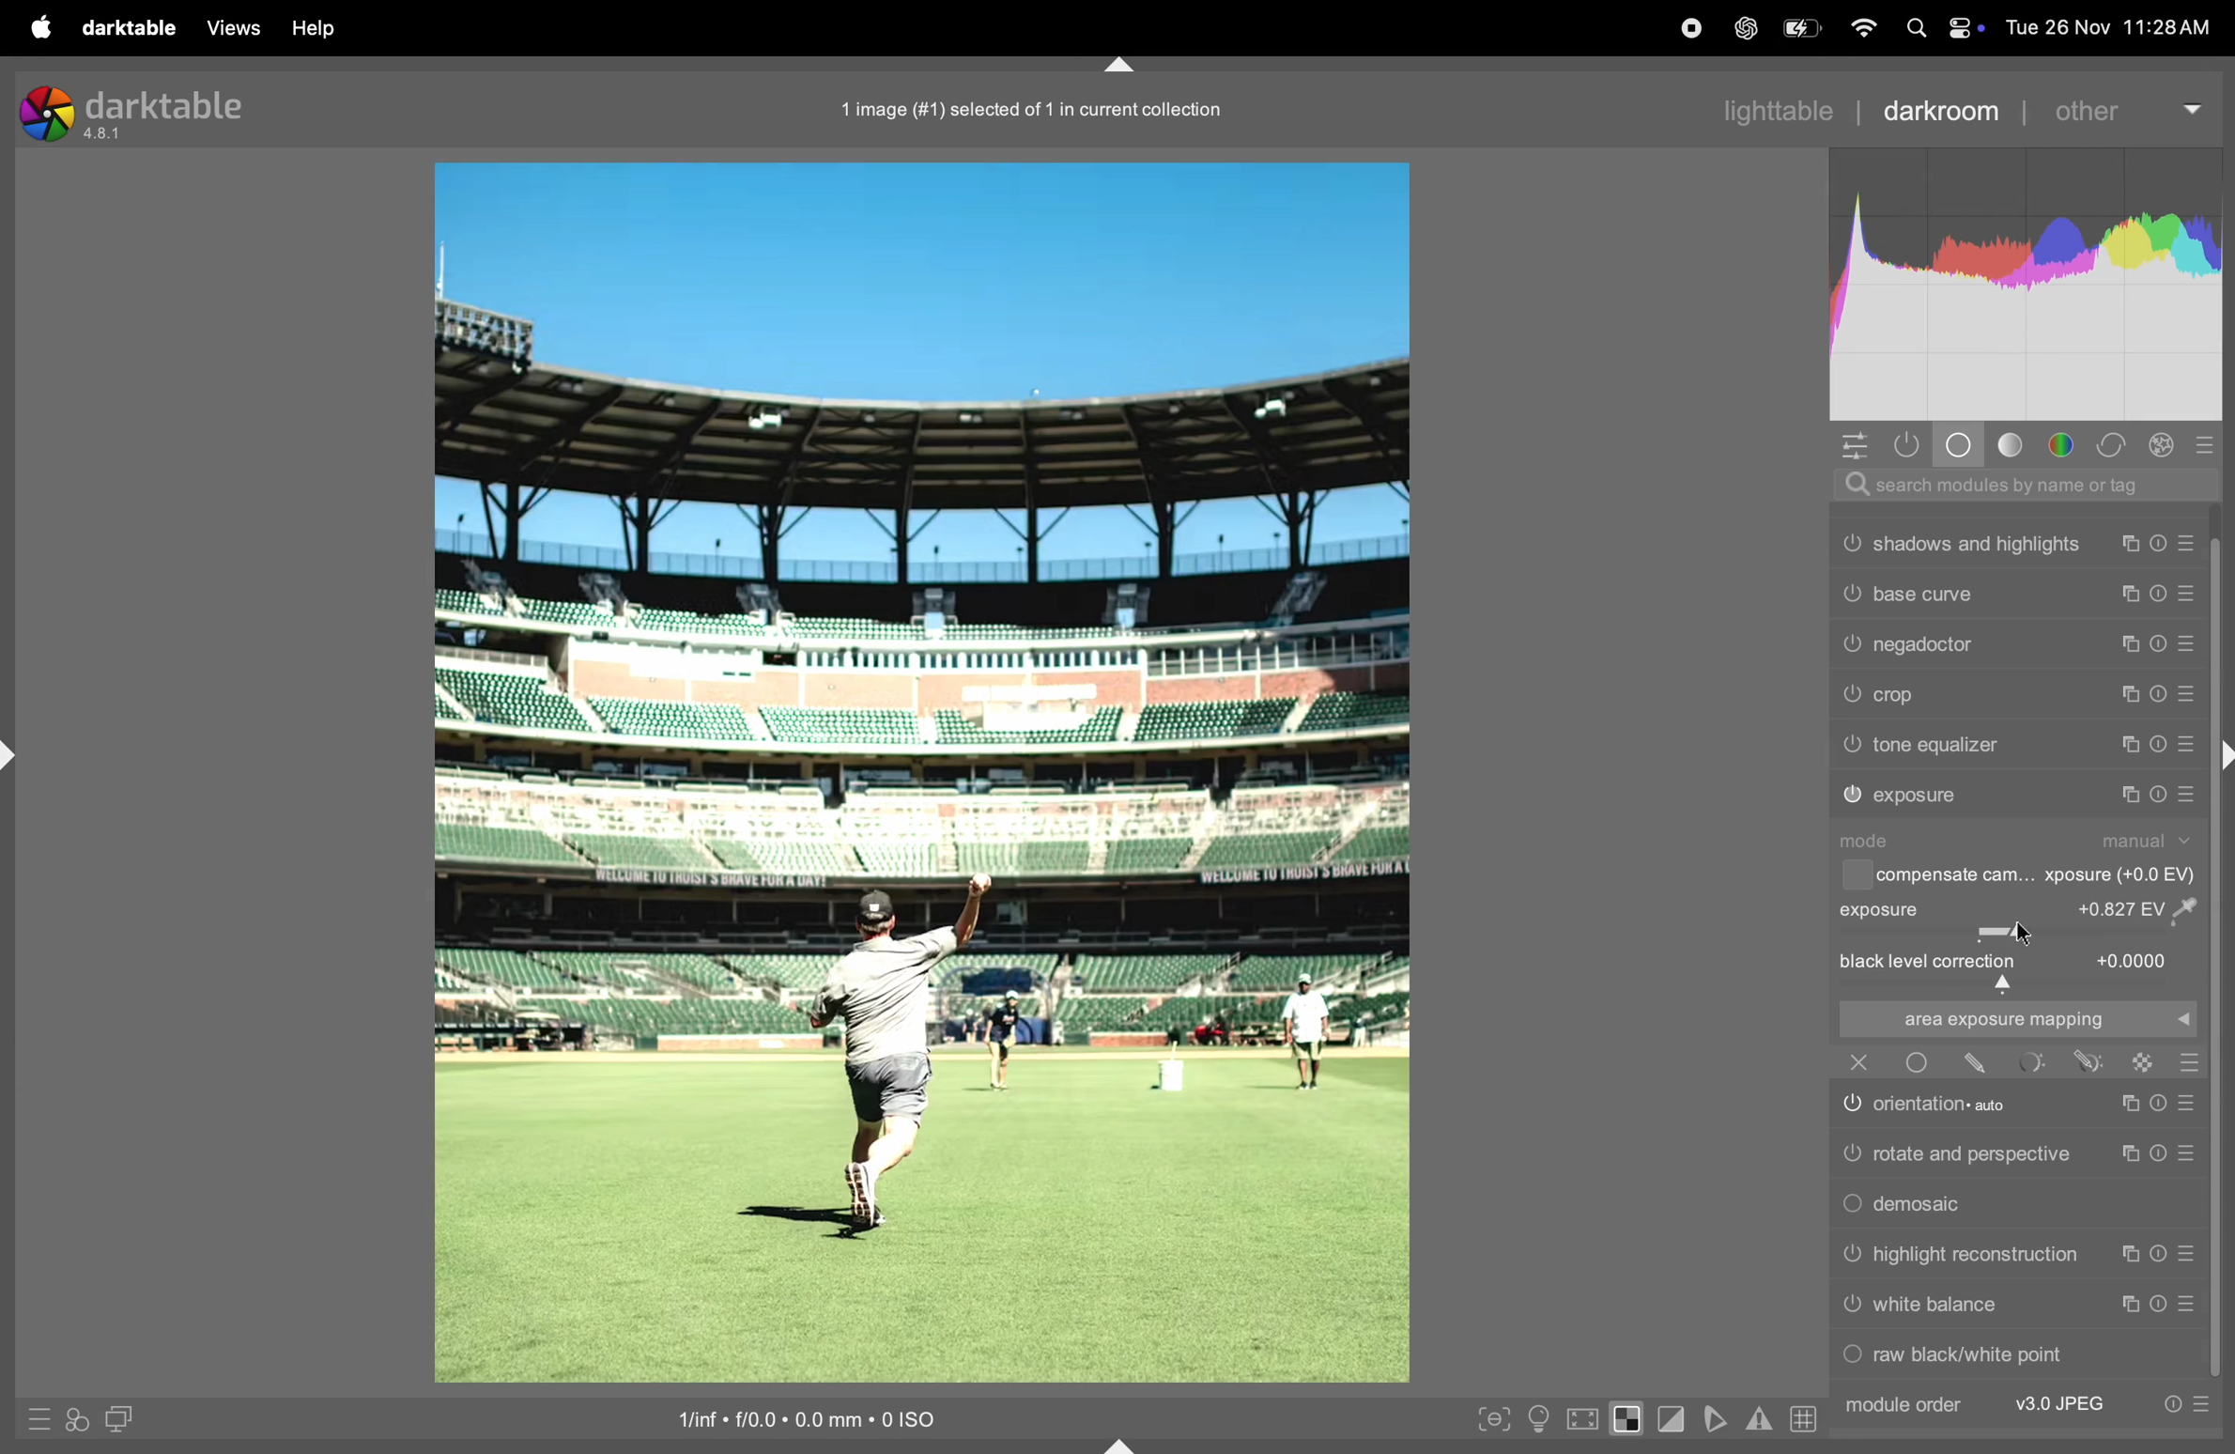 The height and width of the screenshot is (1454, 2235). Describe the element at coordinates (1851, 646) in the screenshot. I see `Switch on or off` at that location.